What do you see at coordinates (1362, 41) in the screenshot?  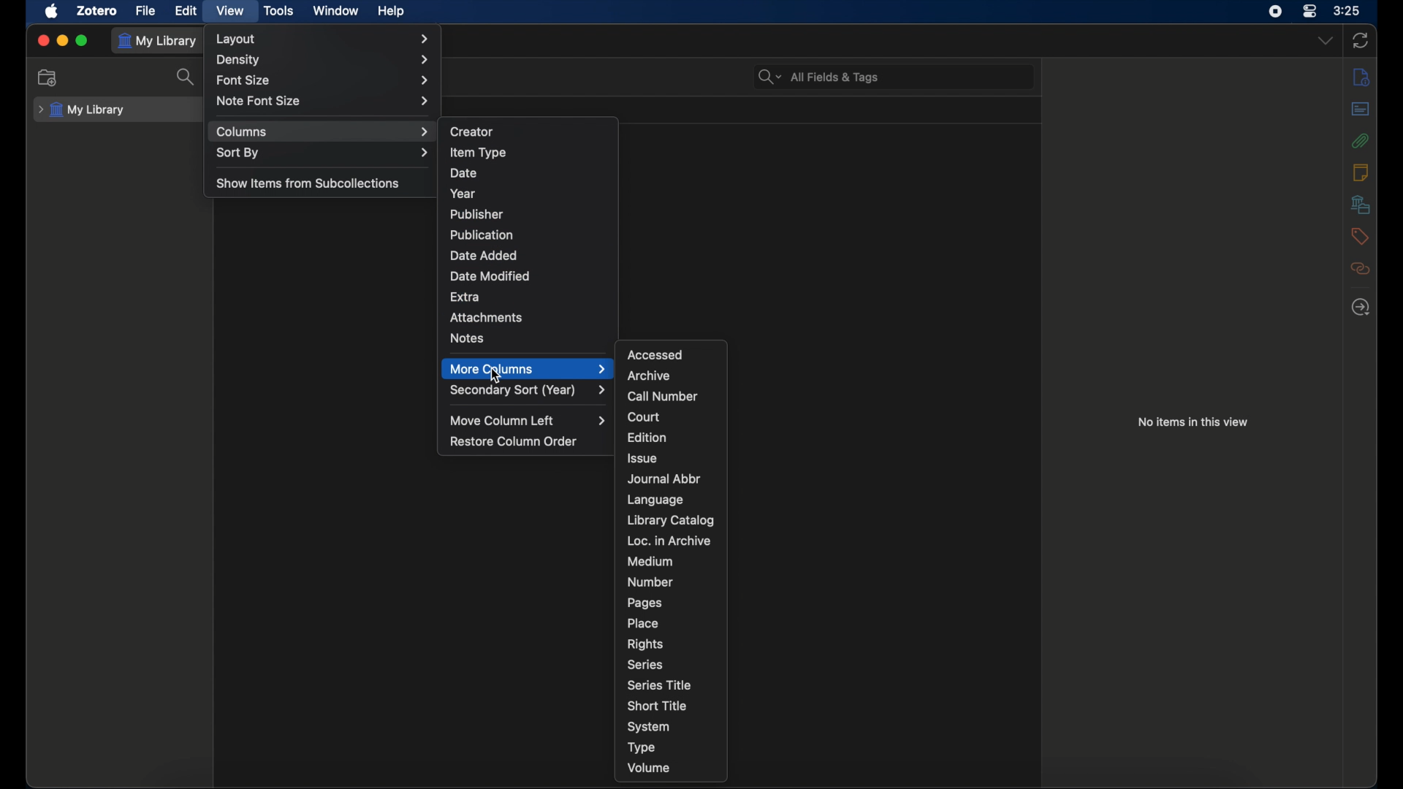 I see `sync` at bounding box center [1362, 41].